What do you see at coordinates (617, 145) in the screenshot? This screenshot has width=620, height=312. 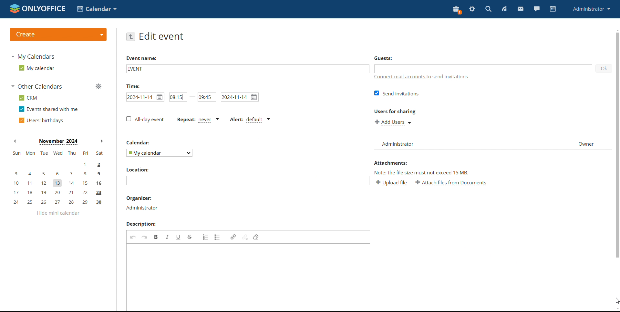 I see `scrollbar` at bounding box center [617, 145].